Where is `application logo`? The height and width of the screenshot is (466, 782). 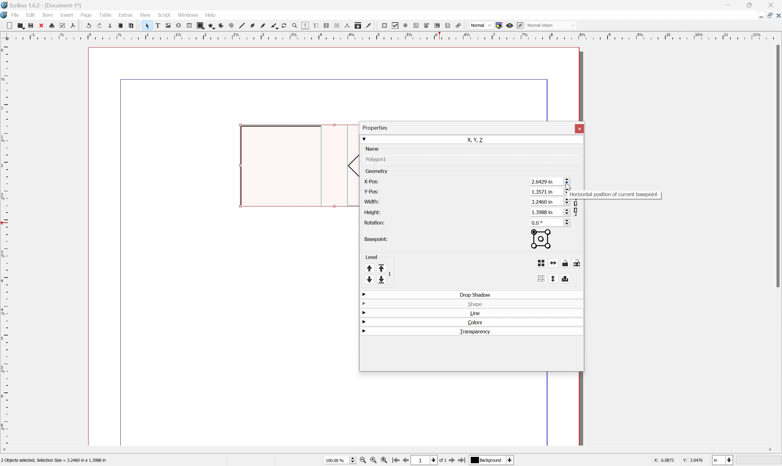 application logo is located at coordinates (5, 14).